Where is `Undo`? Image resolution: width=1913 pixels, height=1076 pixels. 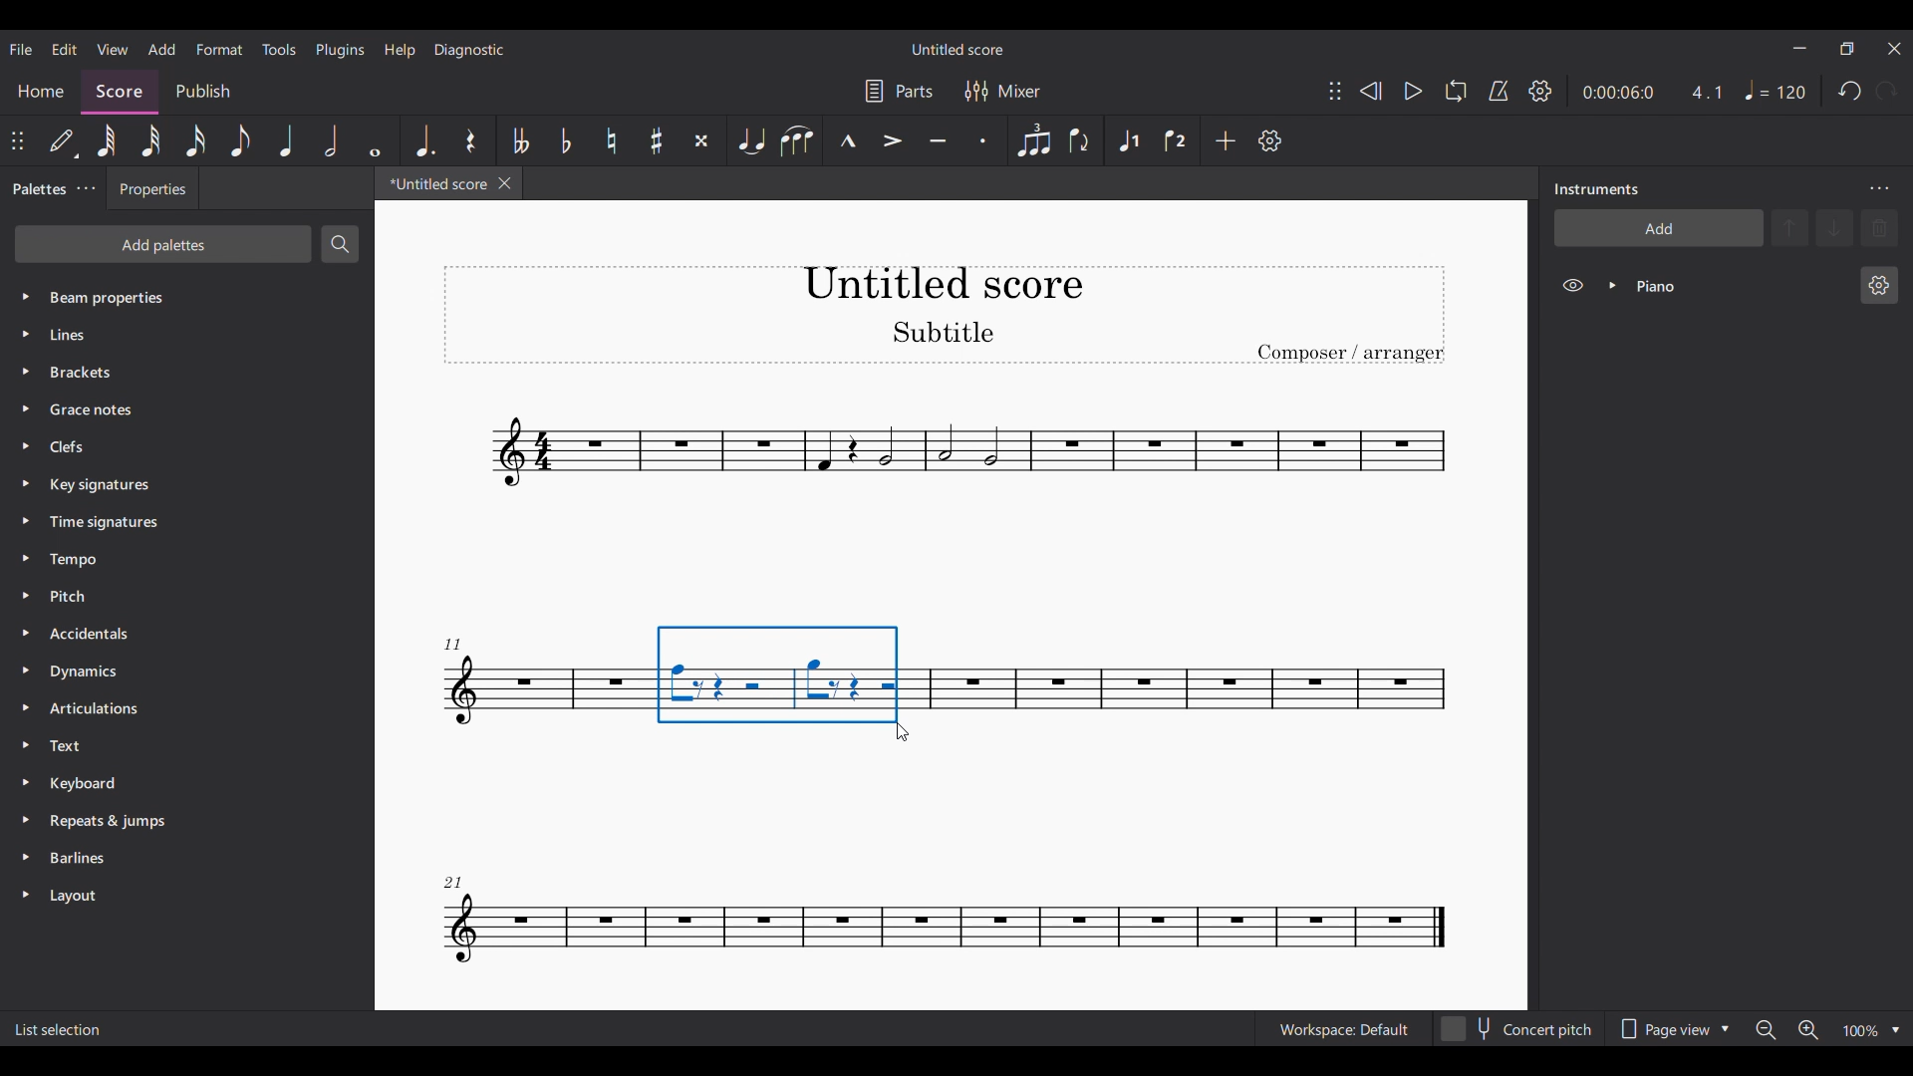
Undo is located at coordinates (1851, 91).